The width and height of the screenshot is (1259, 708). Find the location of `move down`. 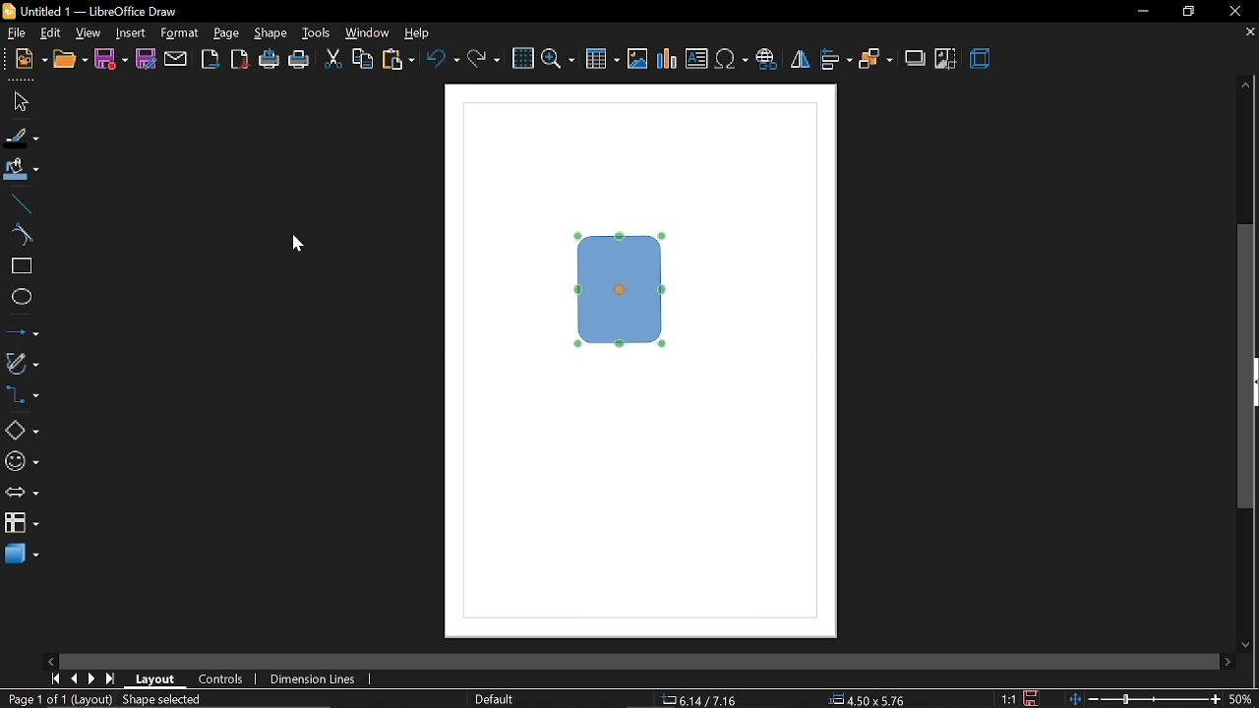

move down is located at coordinates (1248, 643).